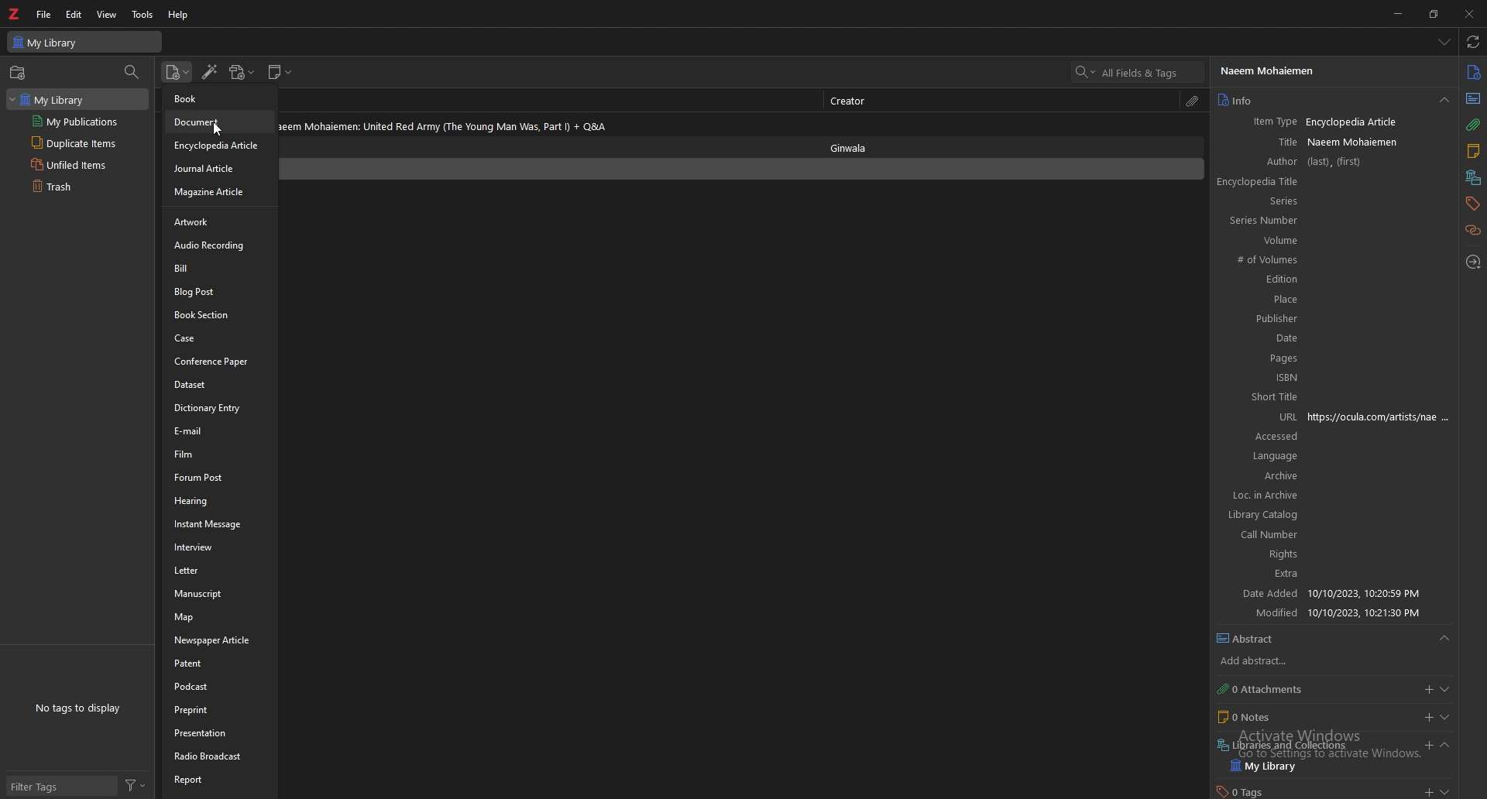 Image resolution: width=1487 pixels, height=799 pixels. What do you see at coordinates (219, 193) in the screenshot?
I see `magazine article` at bounding box center [219, 193].